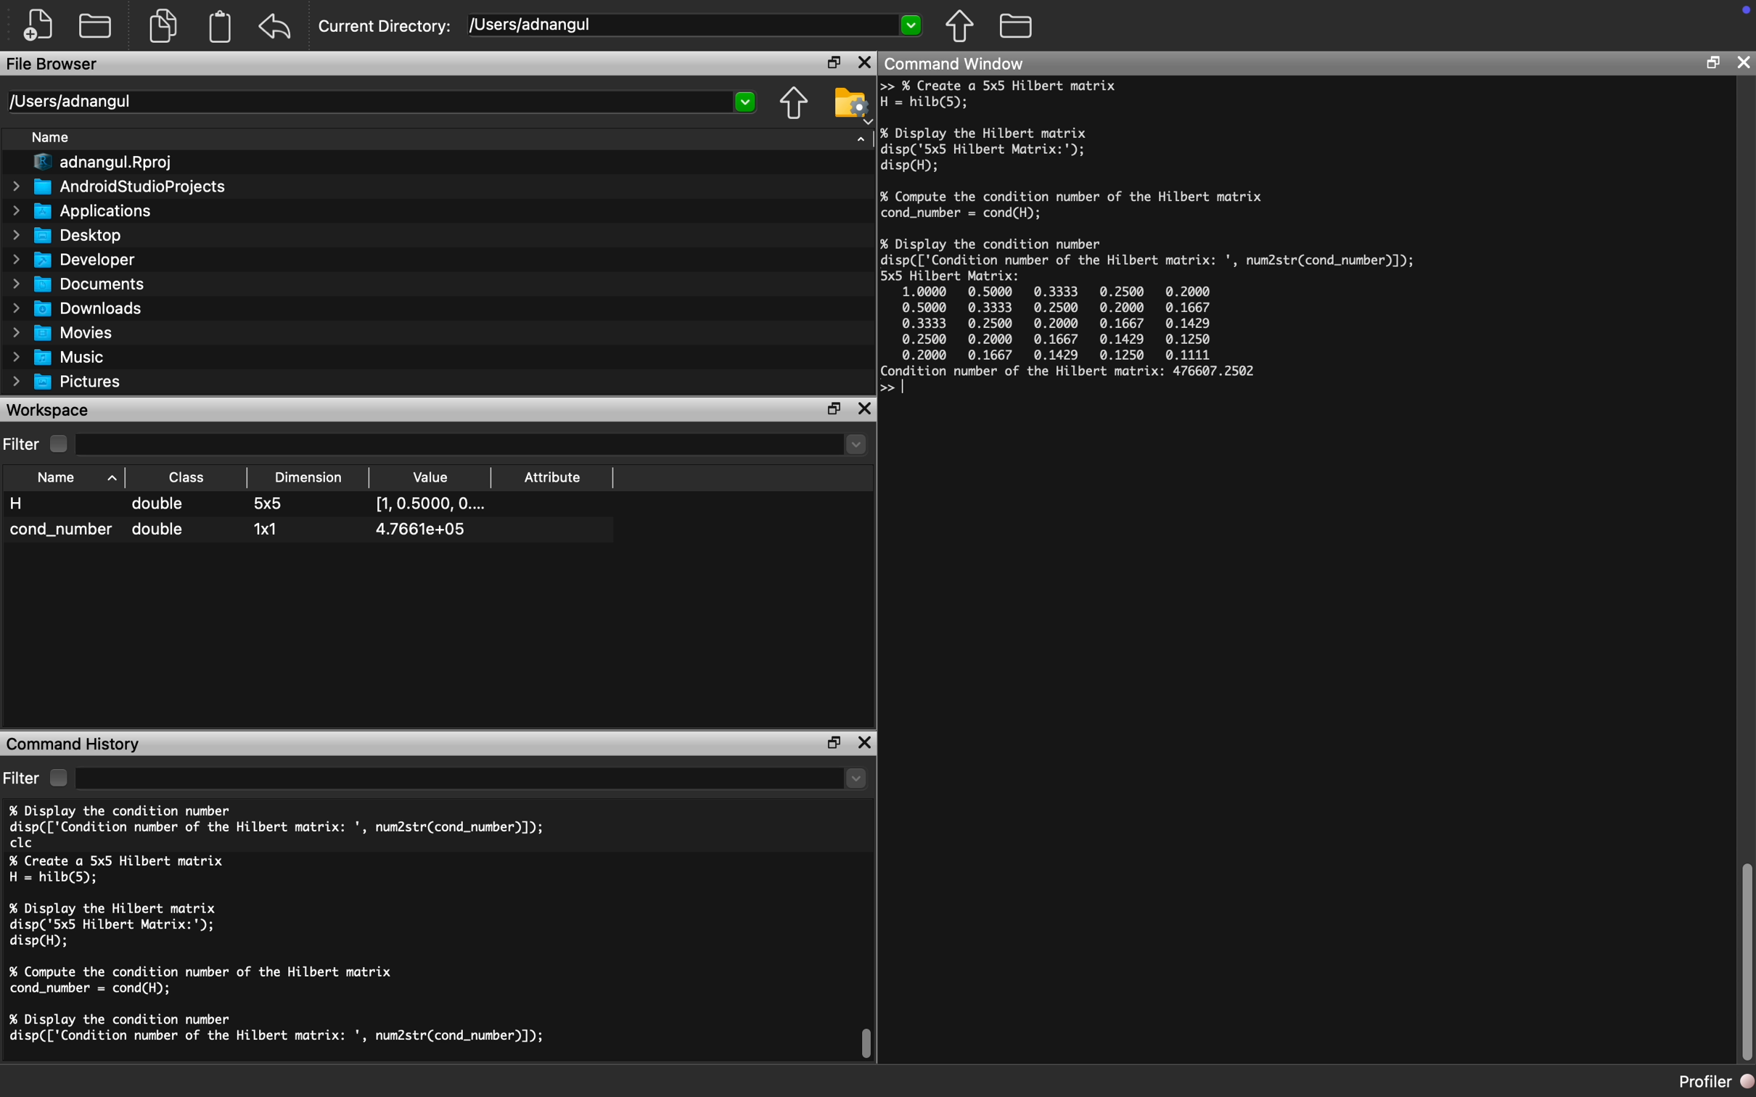  I want to click on Checkbox, so click(58, 777).